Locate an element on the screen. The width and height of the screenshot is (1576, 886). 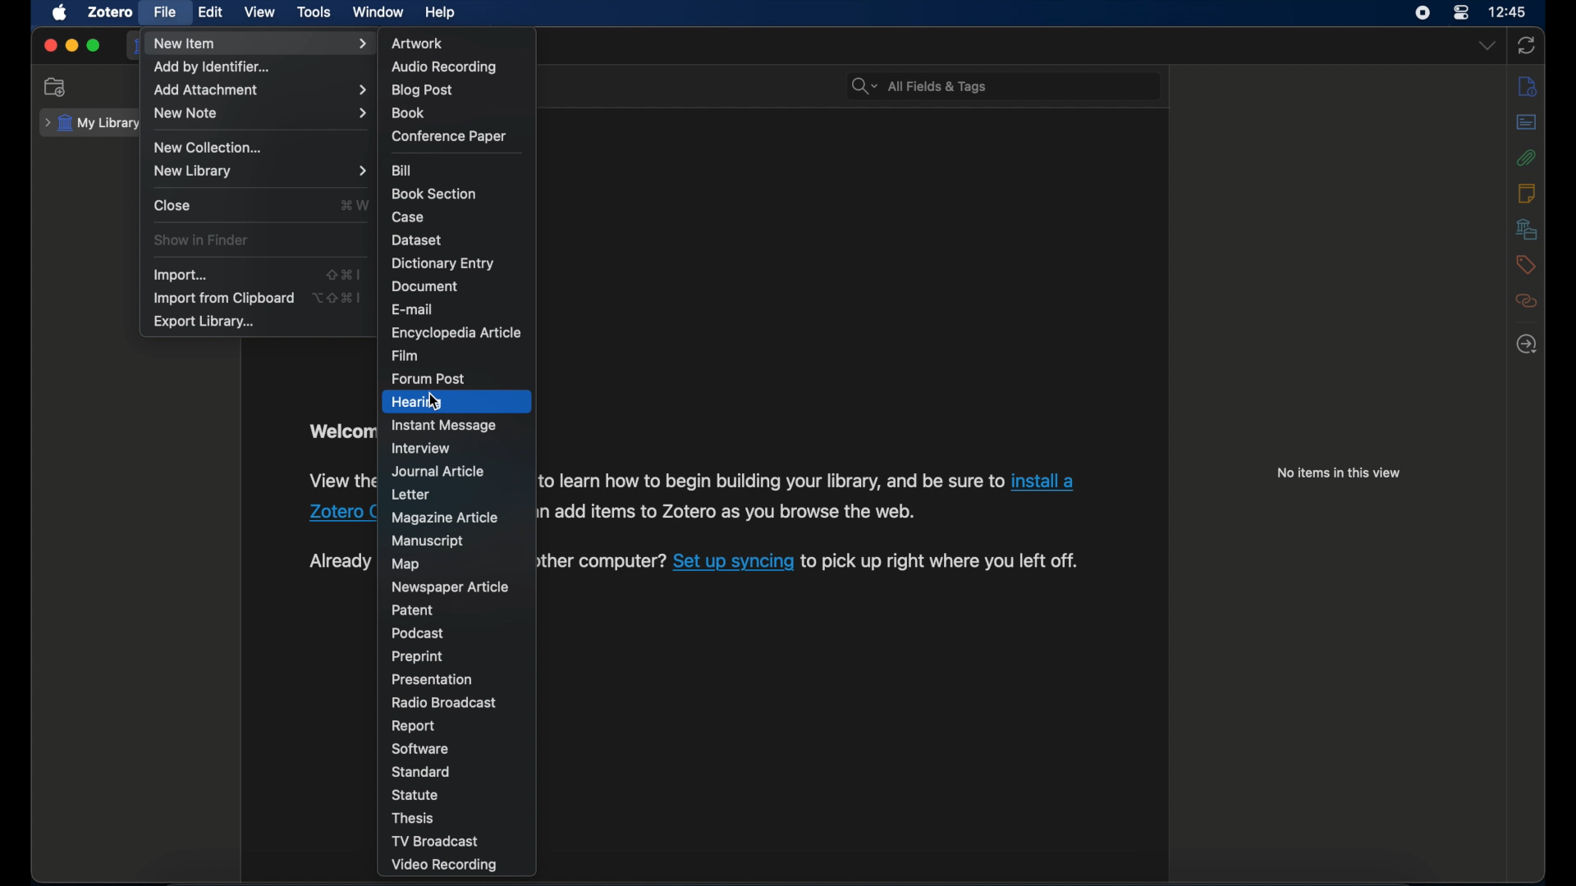
manuscript is located at coordinates (427, 541).